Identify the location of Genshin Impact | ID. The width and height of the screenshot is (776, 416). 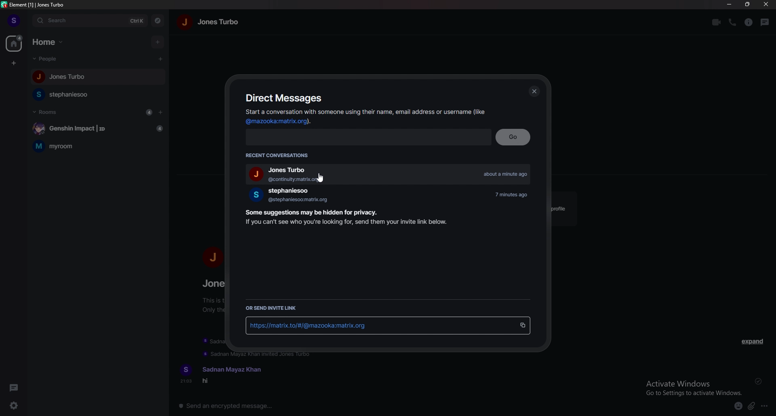
(96, 128).